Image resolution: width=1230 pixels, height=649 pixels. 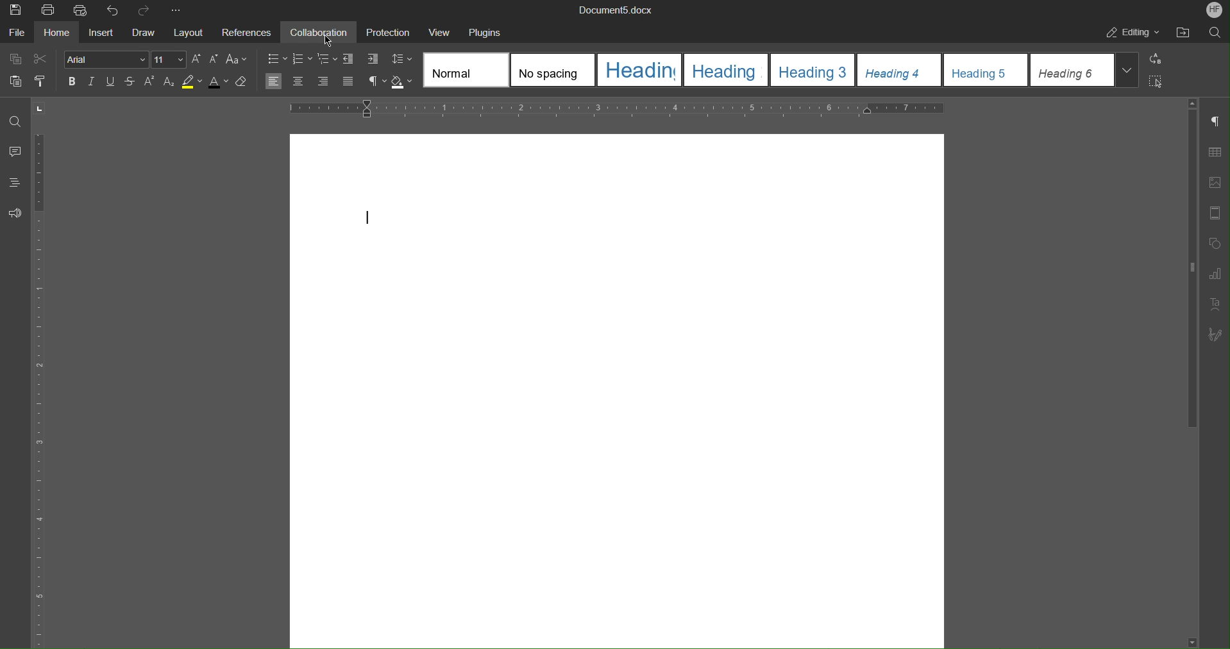 What do you see at coordinates (375, 84) in the screenshot?
I see `Non-Printing Characters` at bounding box center [375, 84].